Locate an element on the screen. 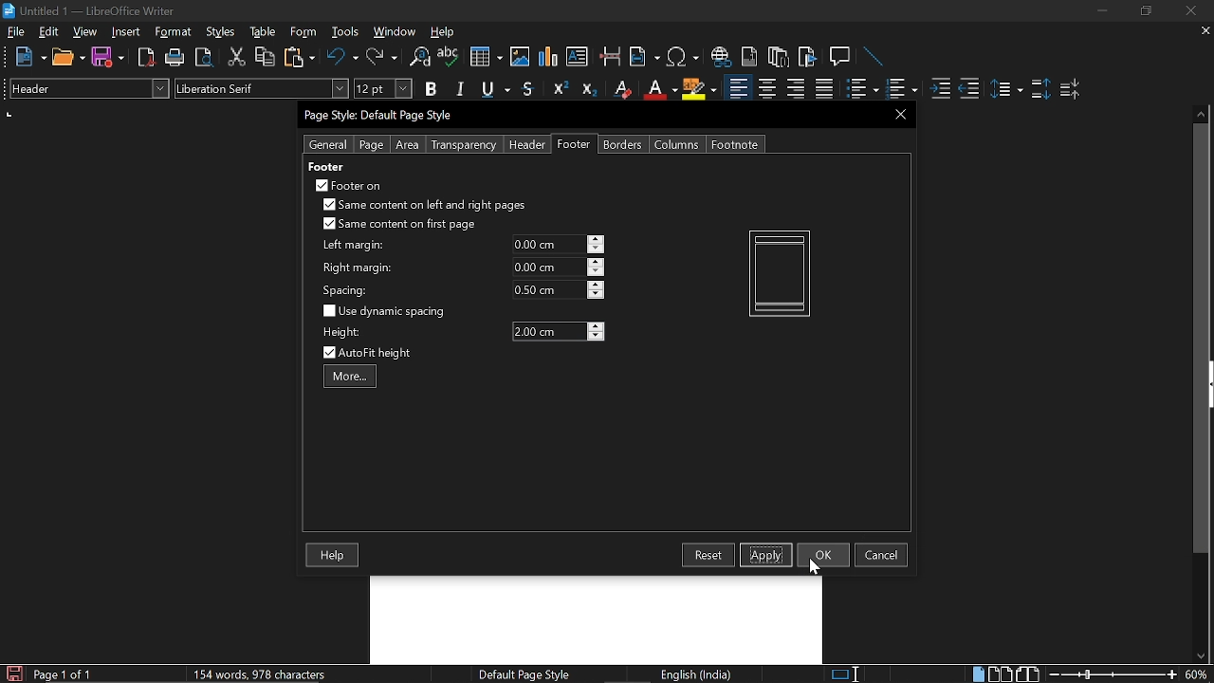  Styles is located at coordinates (221, 32).